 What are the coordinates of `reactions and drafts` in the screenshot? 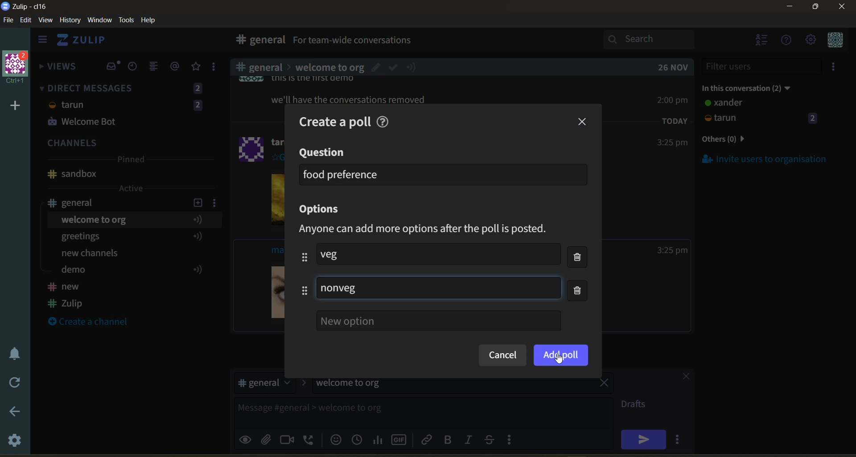 It's located at (217, 69).